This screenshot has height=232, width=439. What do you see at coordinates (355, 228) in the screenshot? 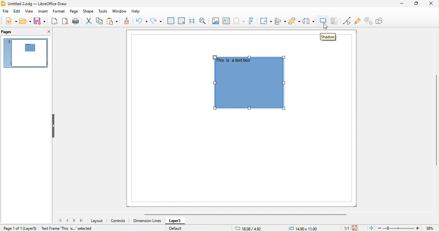
I see `click to save the document` at bounding box center [355, 228].